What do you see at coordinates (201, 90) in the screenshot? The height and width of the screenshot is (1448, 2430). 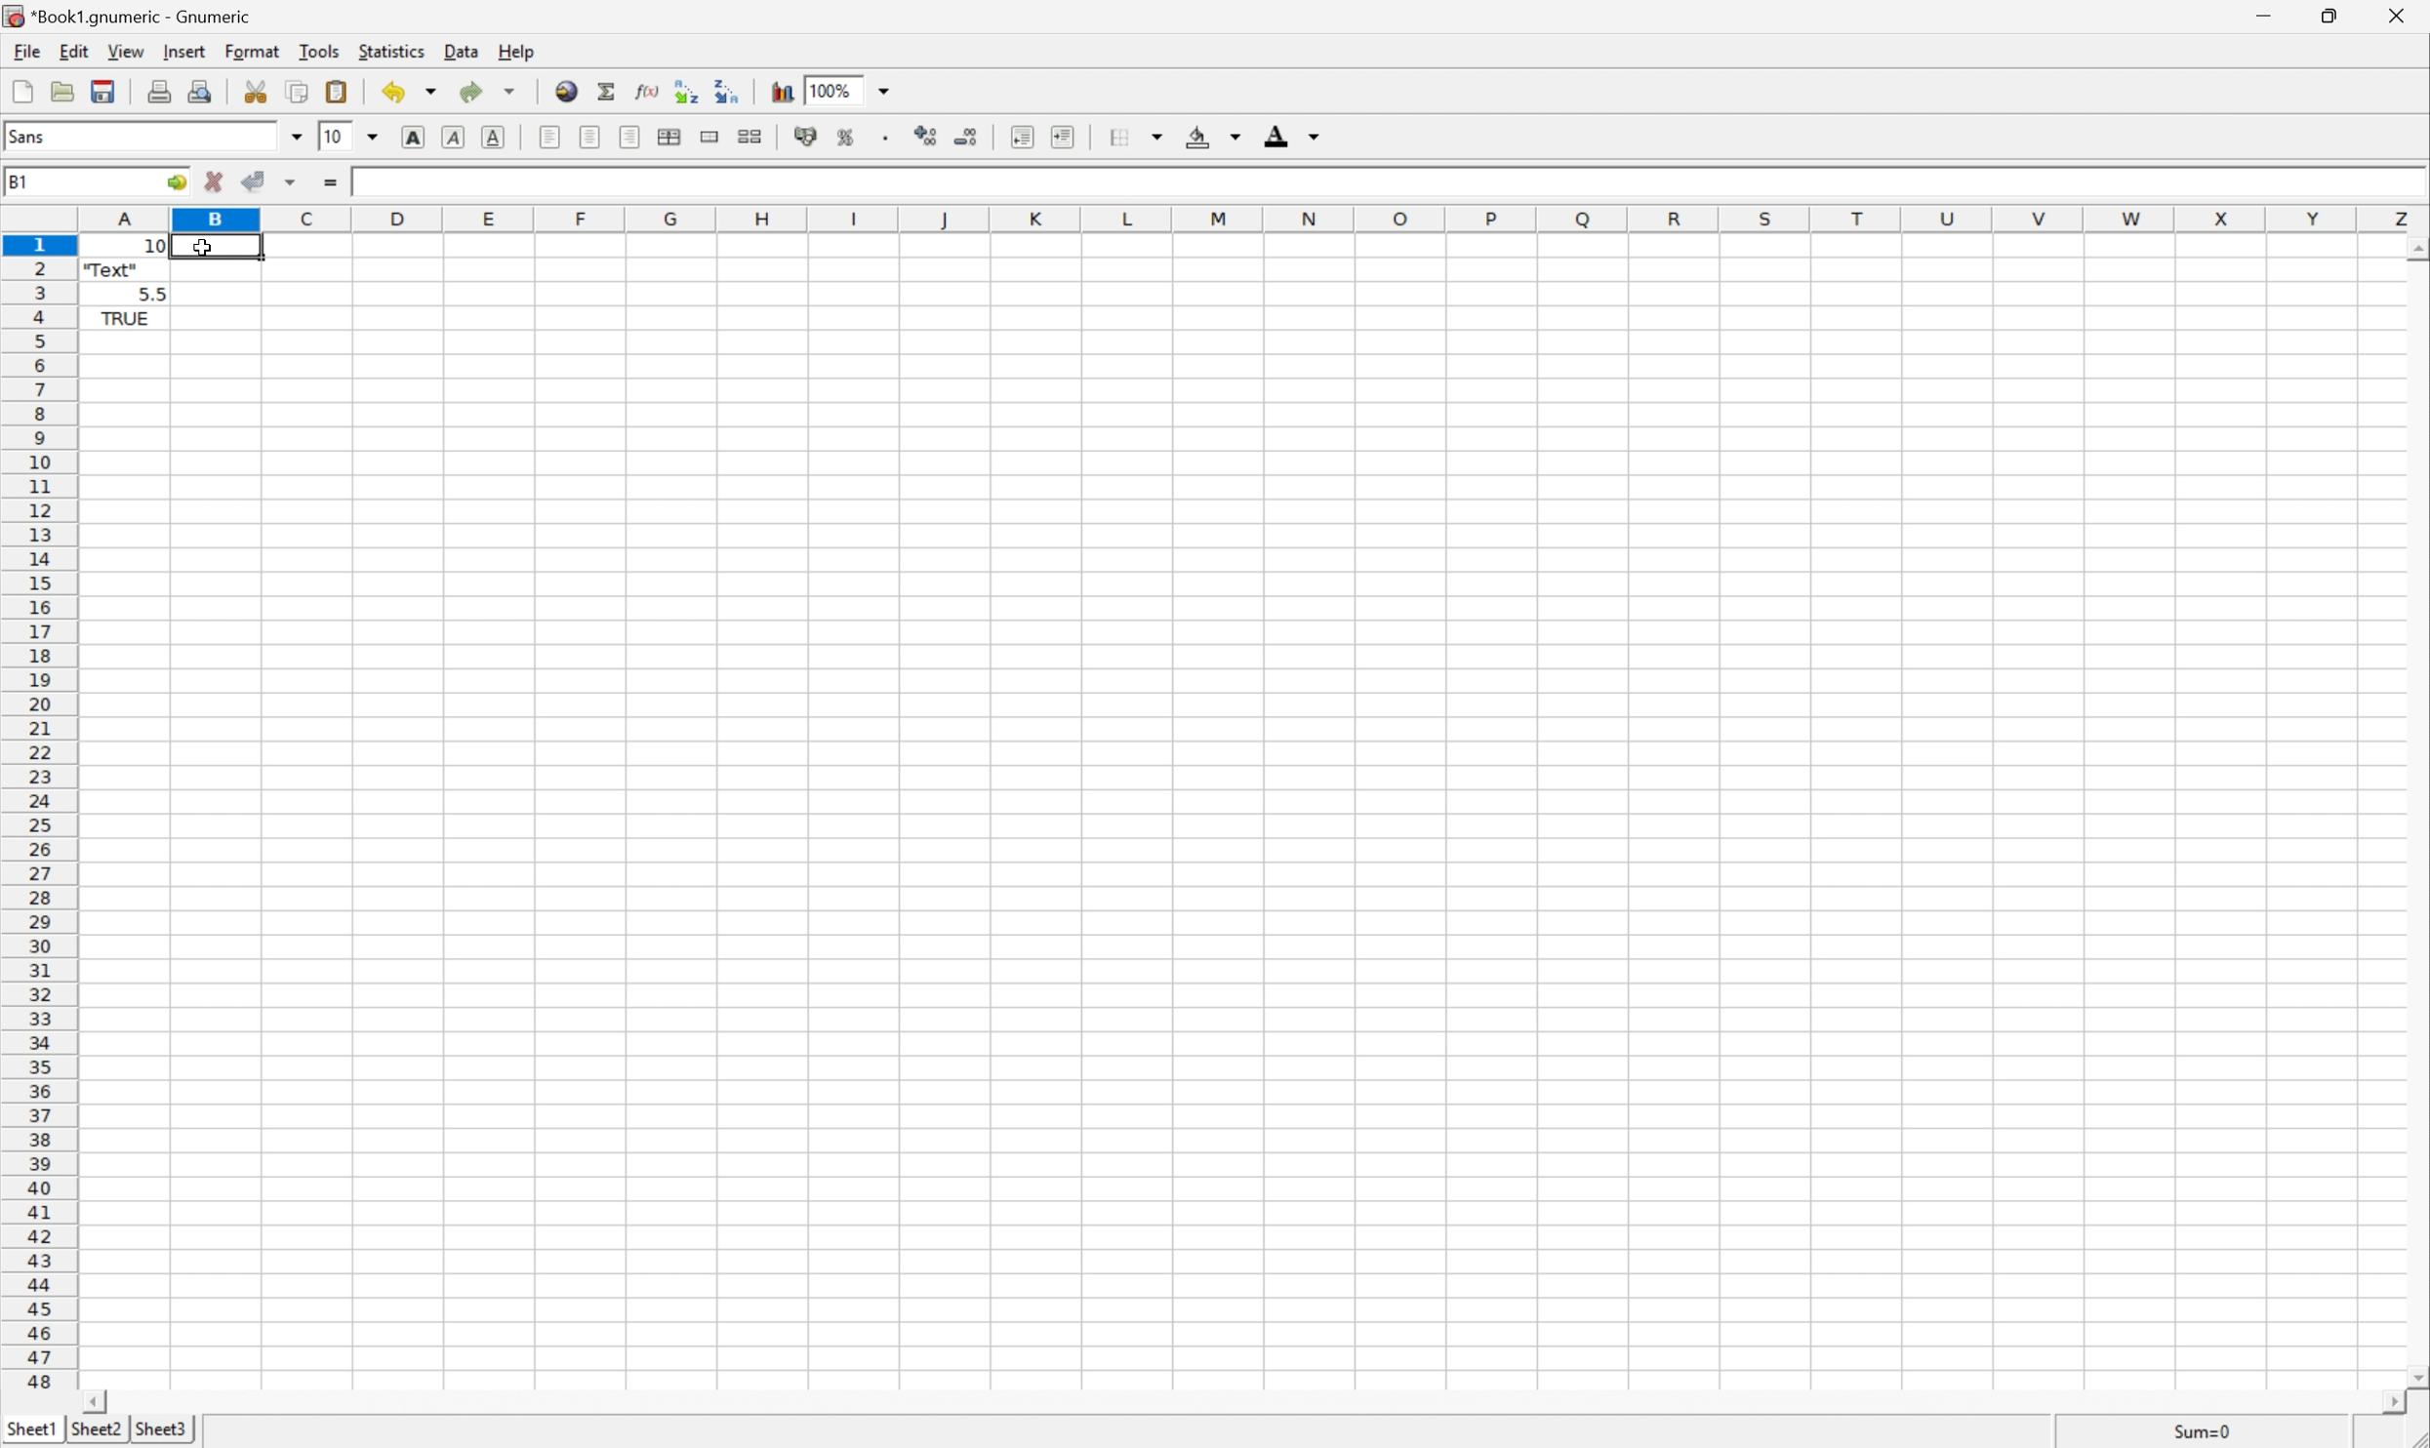 I see `Print preview` at bounding box center [201, 90].